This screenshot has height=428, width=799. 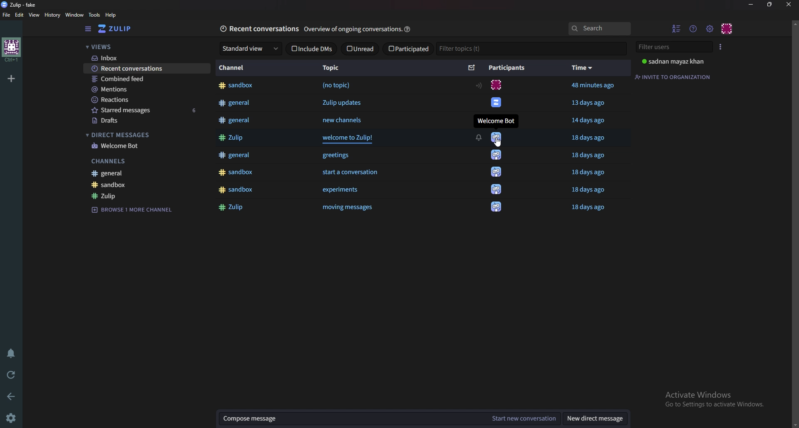 What do you see at coordinates (351, 30) in the screenshot?
I see `Info` at bounding box center [351, 30].